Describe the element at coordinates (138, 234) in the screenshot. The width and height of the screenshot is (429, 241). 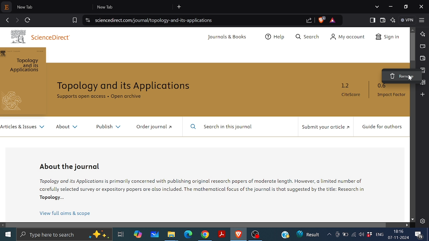
I see `Copilot` at that location.